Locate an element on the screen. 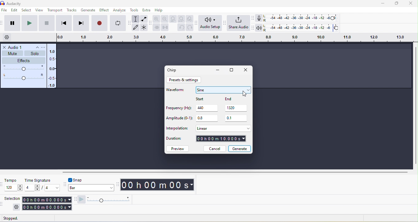  audacity time toolbar is located at coordinates (118, 184).